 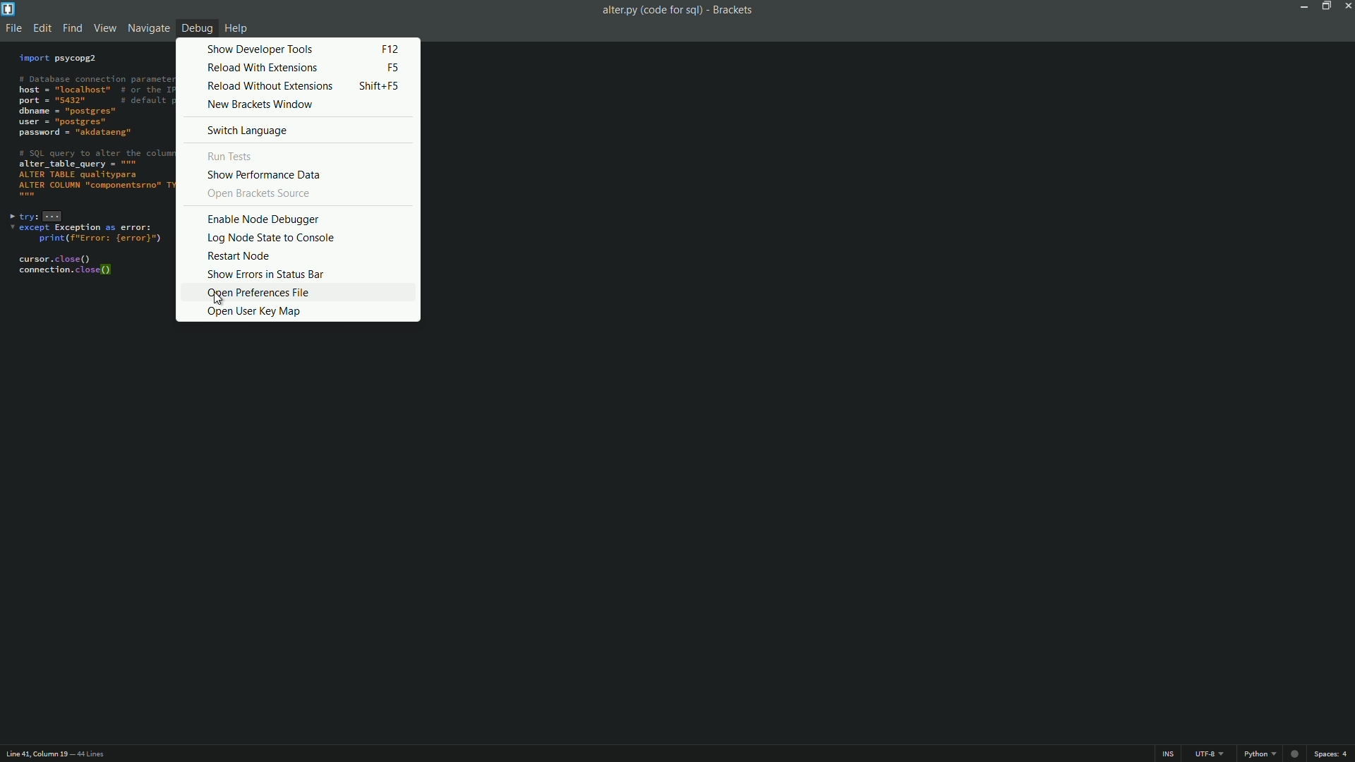 What do you see at coordinates (296, 257) in the screenshot?
I see `Restart node` at bounding box center [296, 257].